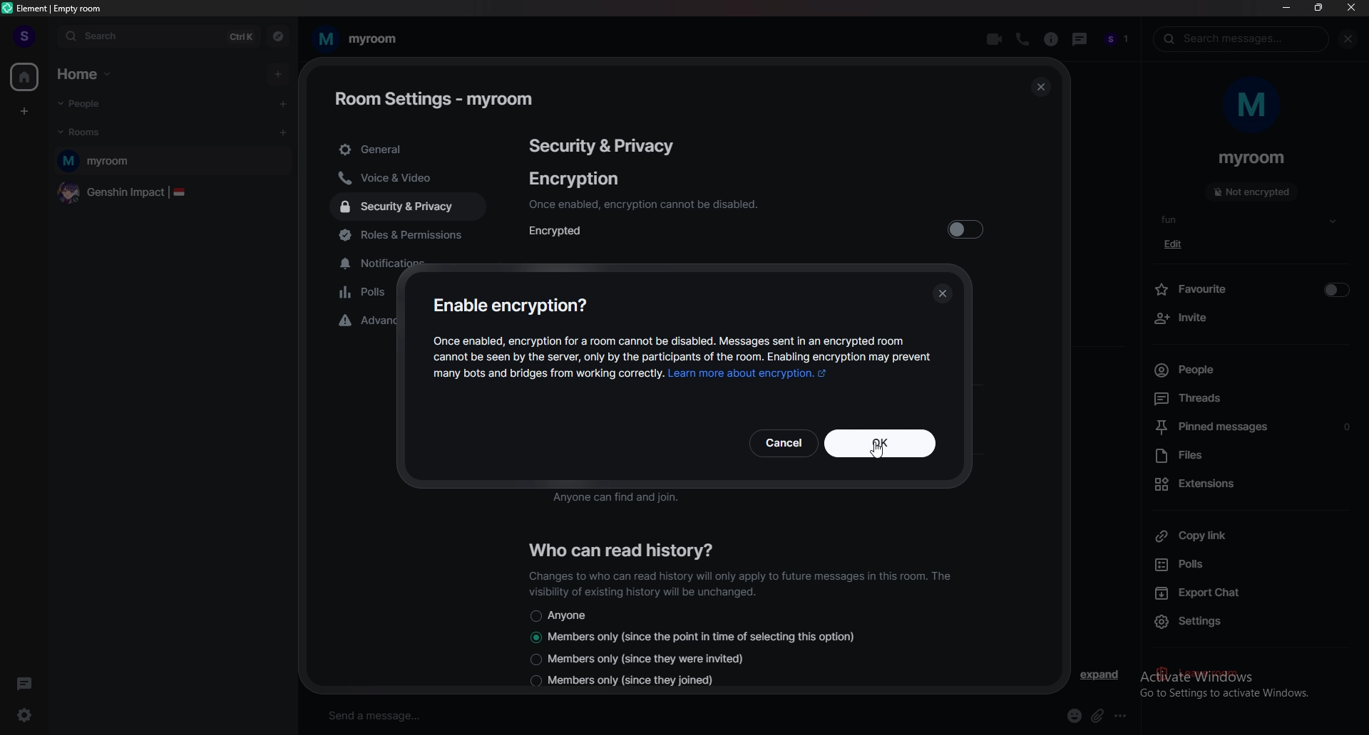 The height and width of the screenshot is (735, 1369). I want to click on resize, so click(1318, 8).